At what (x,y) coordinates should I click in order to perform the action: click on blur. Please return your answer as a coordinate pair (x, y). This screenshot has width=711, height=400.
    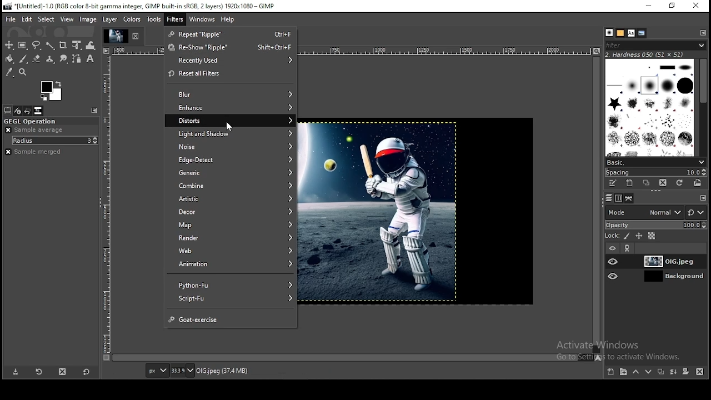
    Looking at the image, I should click on (237, 93).